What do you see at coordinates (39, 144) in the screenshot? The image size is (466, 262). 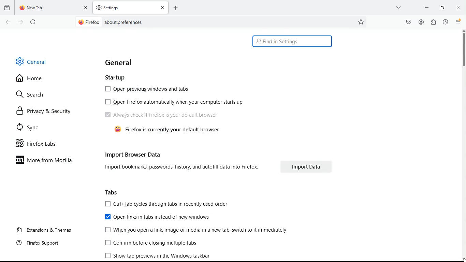 I see `firefox labs` at bounding box center [39, 144].